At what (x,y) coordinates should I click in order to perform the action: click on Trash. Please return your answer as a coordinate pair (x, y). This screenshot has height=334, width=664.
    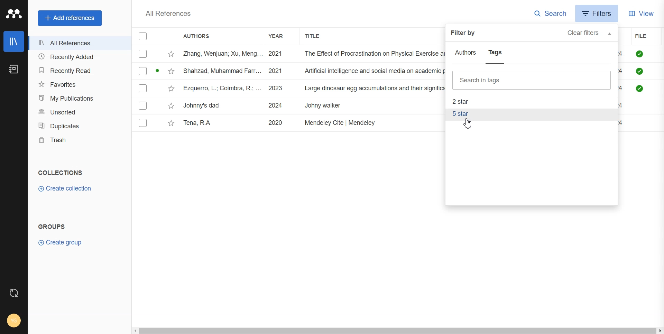
    Looking at the image, I should click on (78, 140).